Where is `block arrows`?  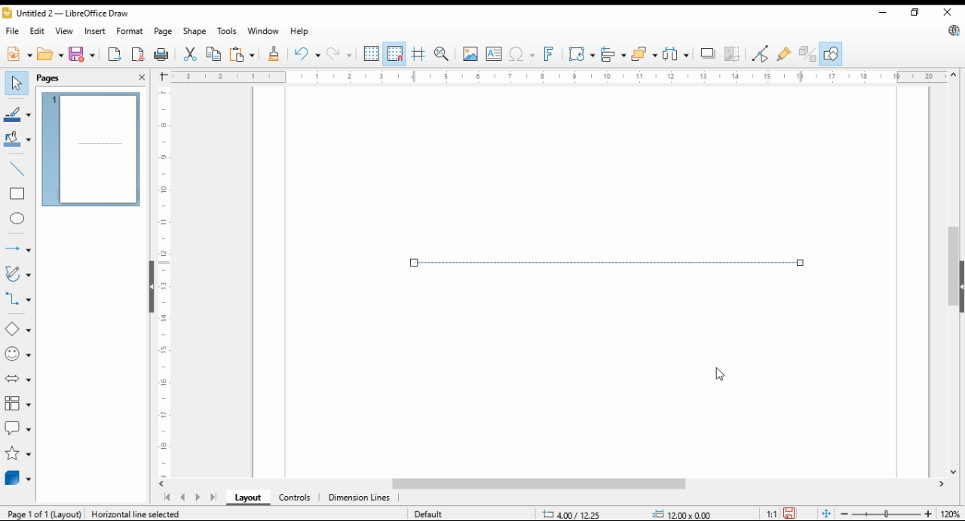 block arrows is located at coordinates (20, 379).